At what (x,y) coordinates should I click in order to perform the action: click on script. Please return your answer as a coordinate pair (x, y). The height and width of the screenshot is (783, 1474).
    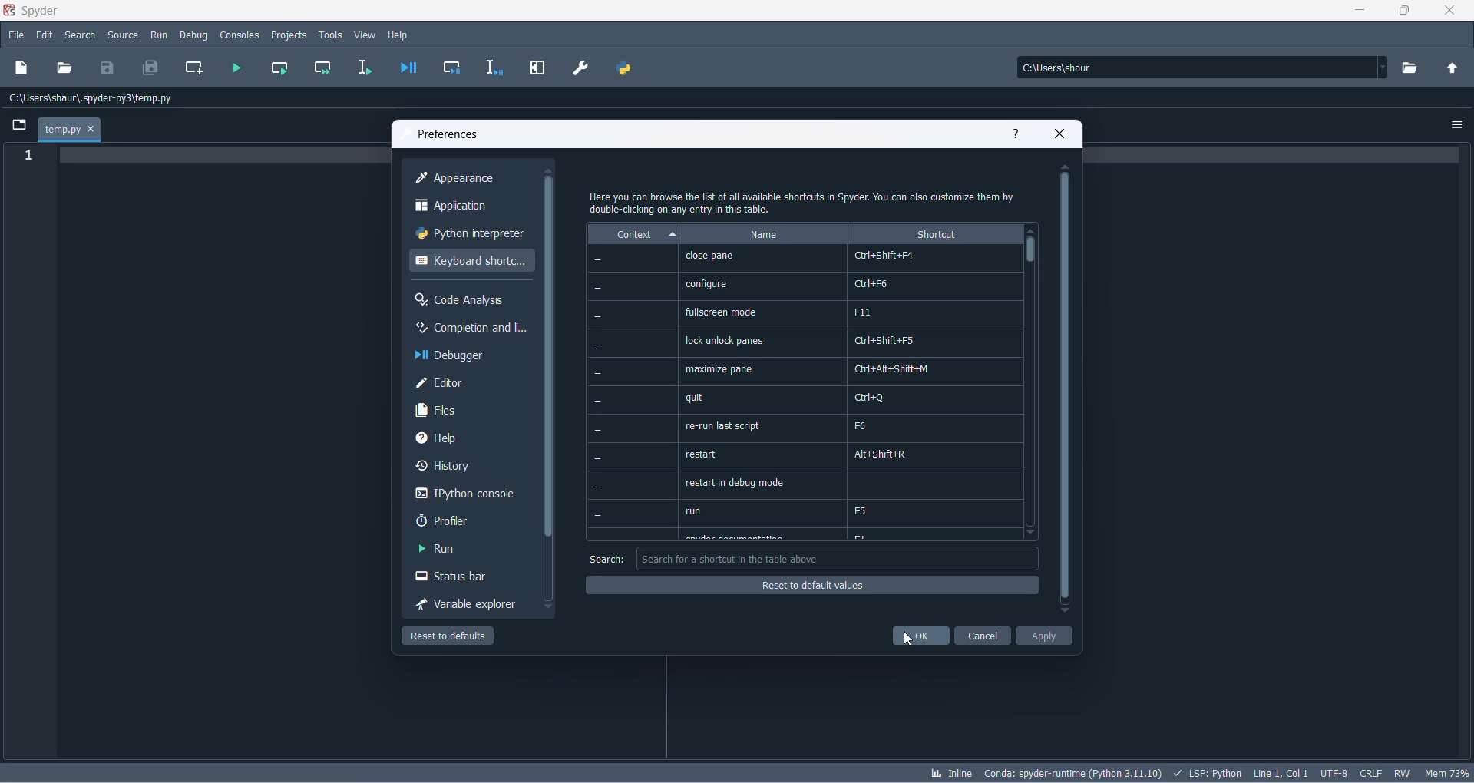
    Looking at the image, I should click on (1208, 772).